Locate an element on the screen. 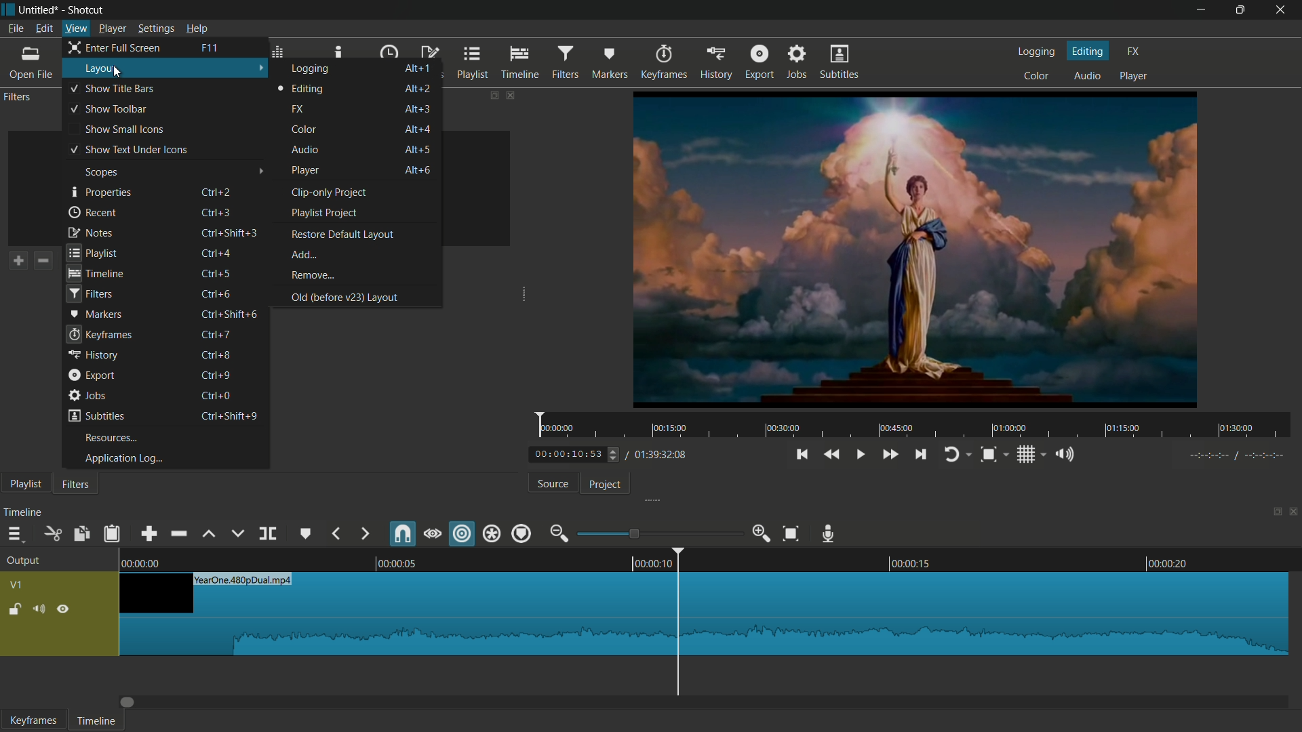 Image resolution: width=1302 pixels, height=732 pixels. overwrite is located at coordinates (237, 534).